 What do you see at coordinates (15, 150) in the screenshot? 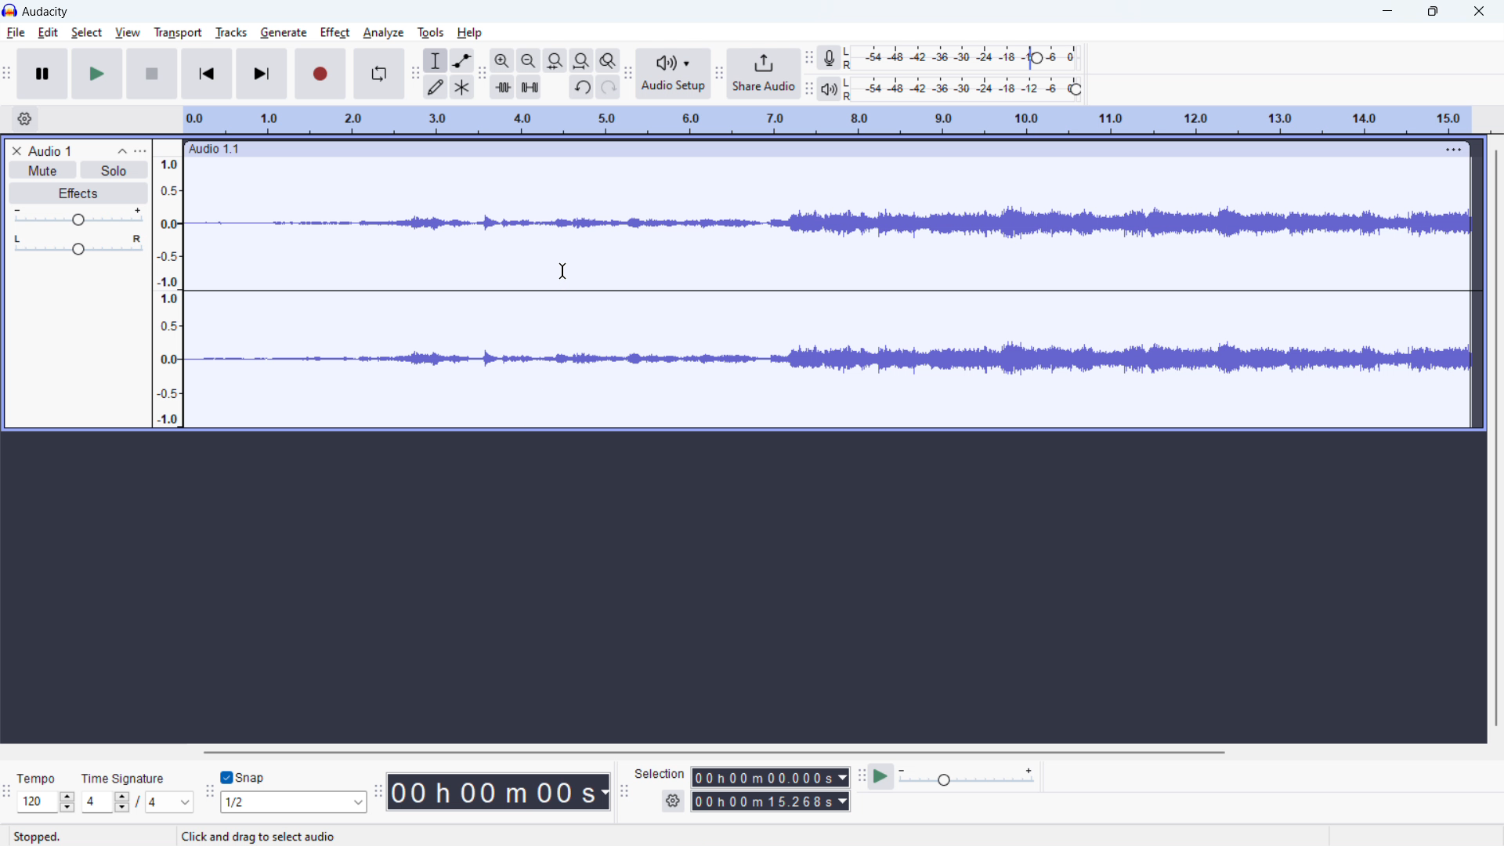
I see `delete audio` at bounding box center [15, 150].